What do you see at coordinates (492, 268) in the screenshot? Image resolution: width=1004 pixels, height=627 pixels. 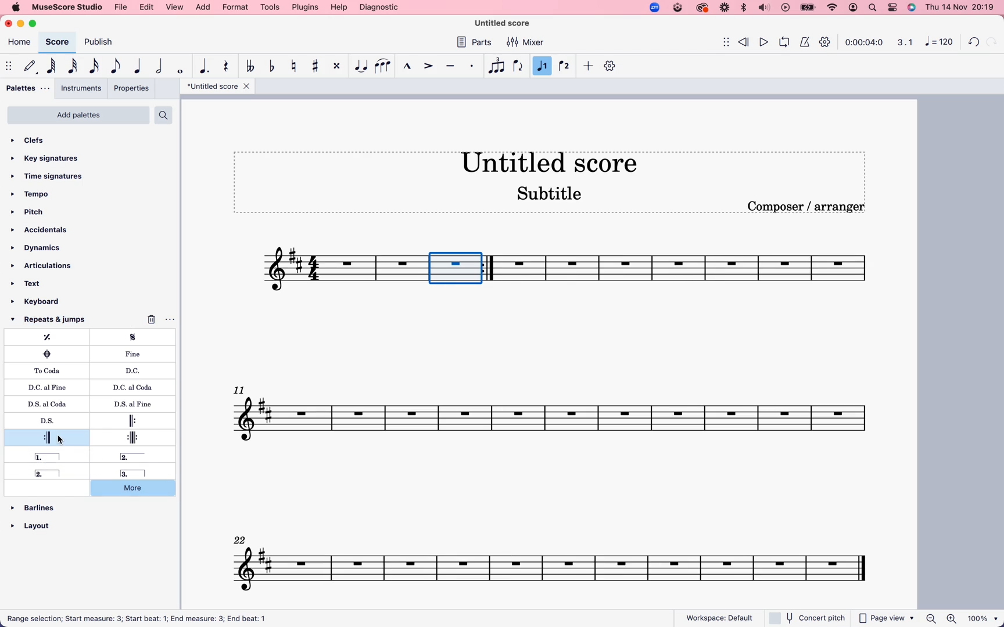 I see `repeat sign` at bounding box center [492, 268].